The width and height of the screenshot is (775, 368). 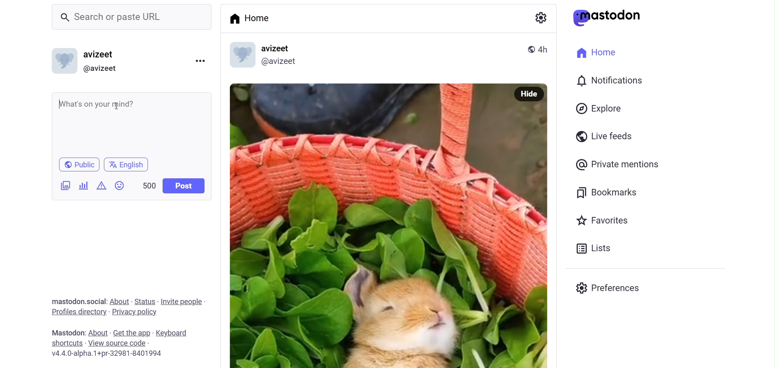 I want to click on Home, so click(x=598, y=52).